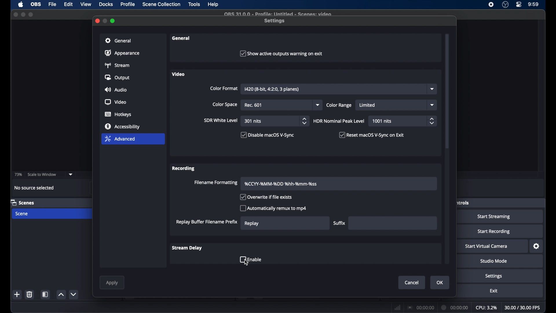 This screenshot has height=313, width=556. Describe the element at coordinates (118, 114) in the screenshot. I see `hotkeys` at that location.